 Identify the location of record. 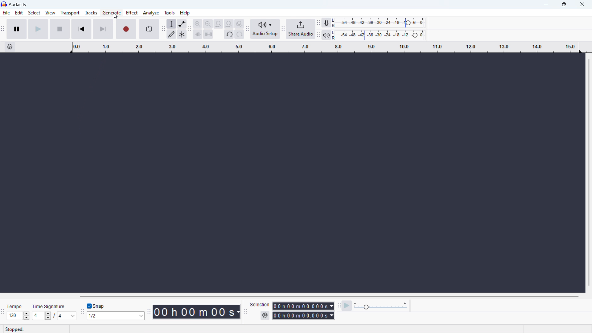
(126, 29).